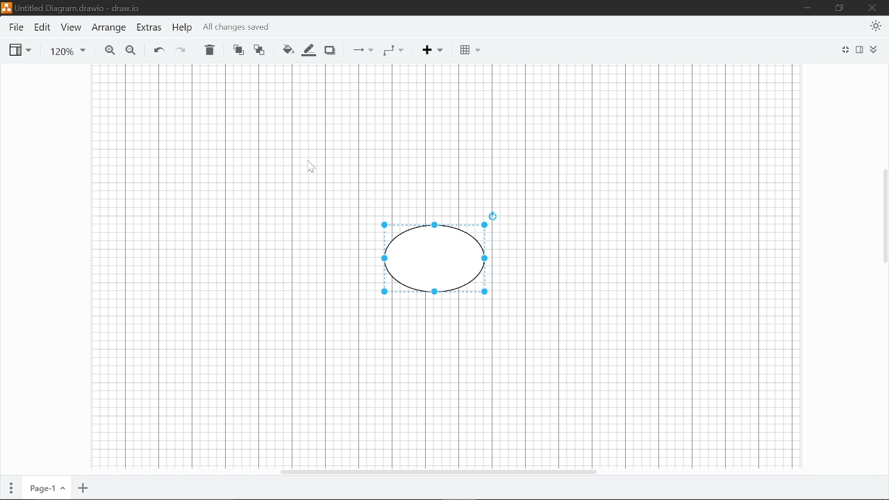 This screenshot has width=889, height=500. I want to click on Blocks, so click(466, 51).